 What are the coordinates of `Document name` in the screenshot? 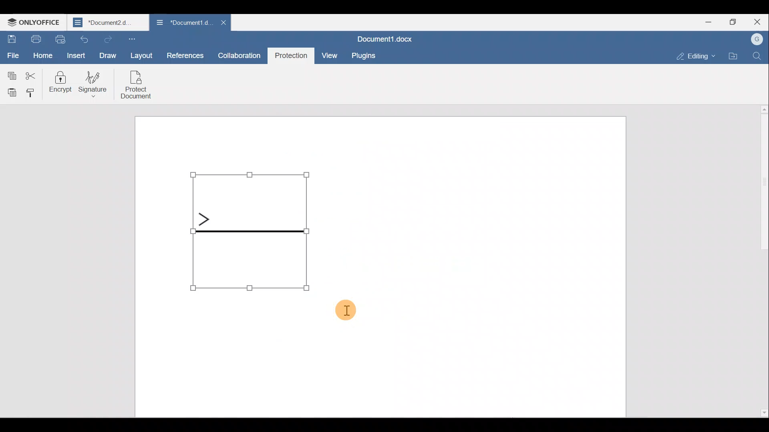 It's located at (183, 22).